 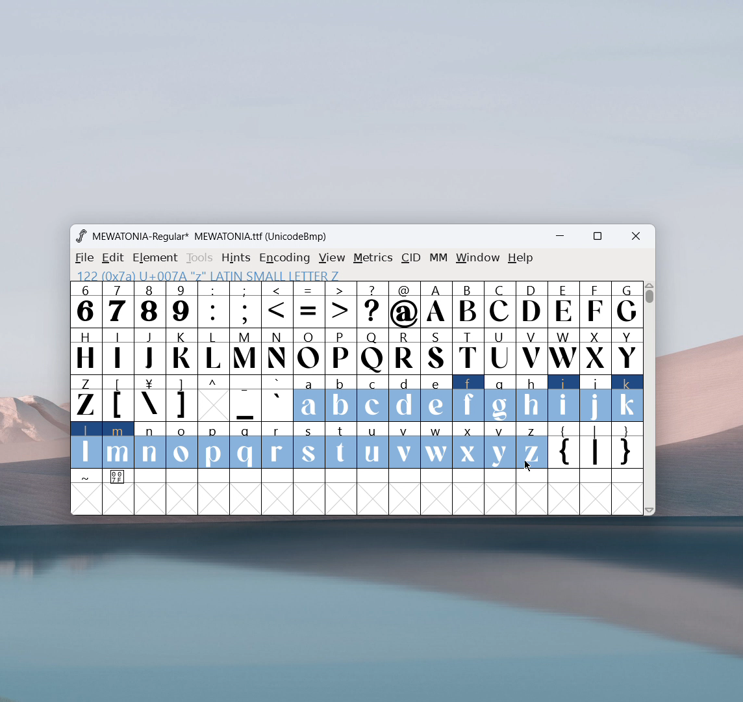 What do you see at coordinates (277, 398) in the screenshot?
I see ``` at bounding box center [277, 398].